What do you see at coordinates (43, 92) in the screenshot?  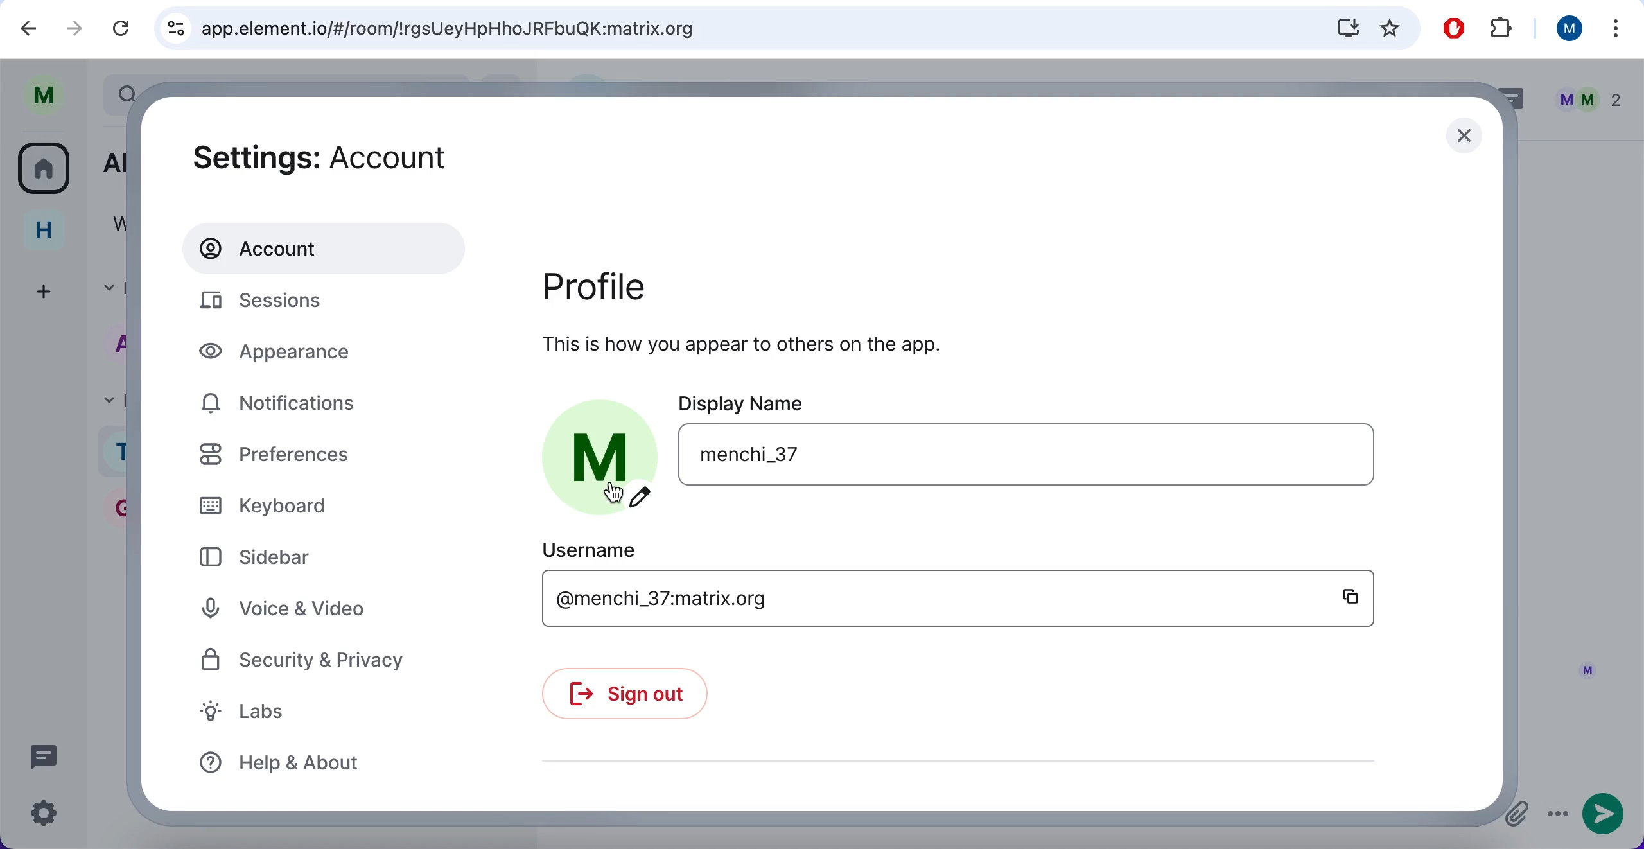 I see `user` at bounding box center [43, 92].